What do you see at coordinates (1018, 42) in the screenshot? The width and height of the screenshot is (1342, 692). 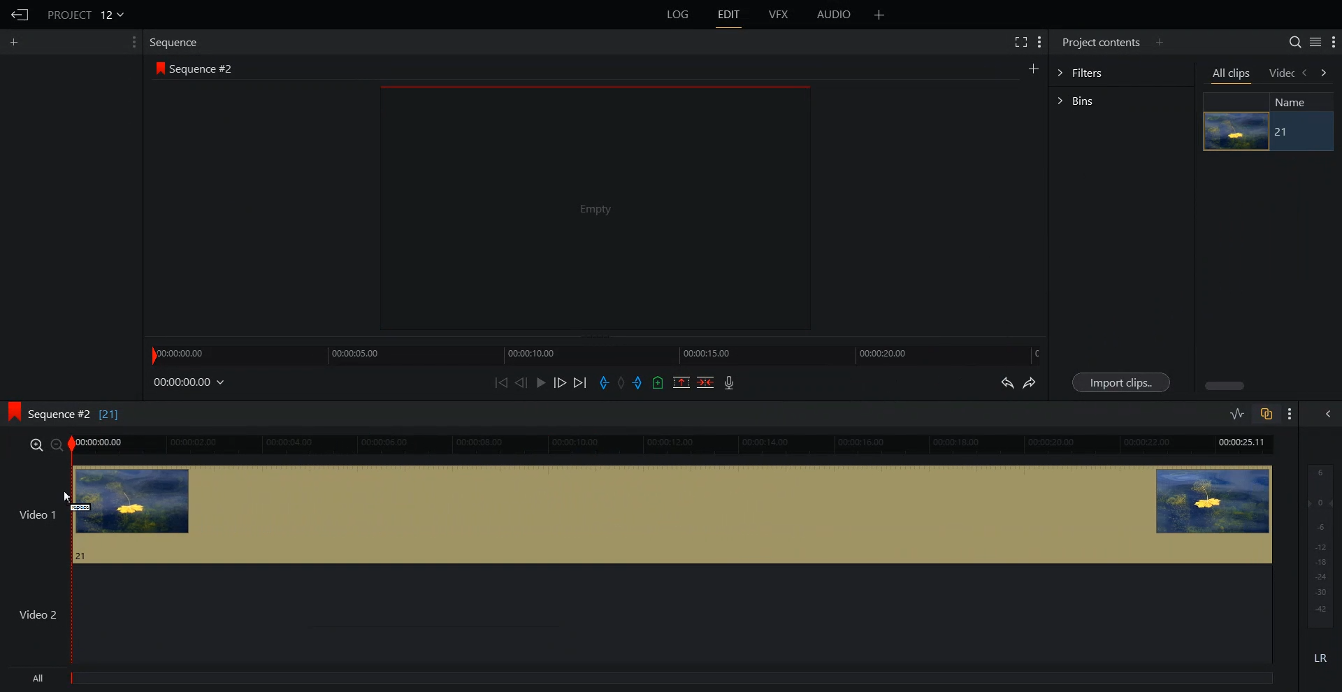 I see `Full screen` at bounding box center [1018, 42].